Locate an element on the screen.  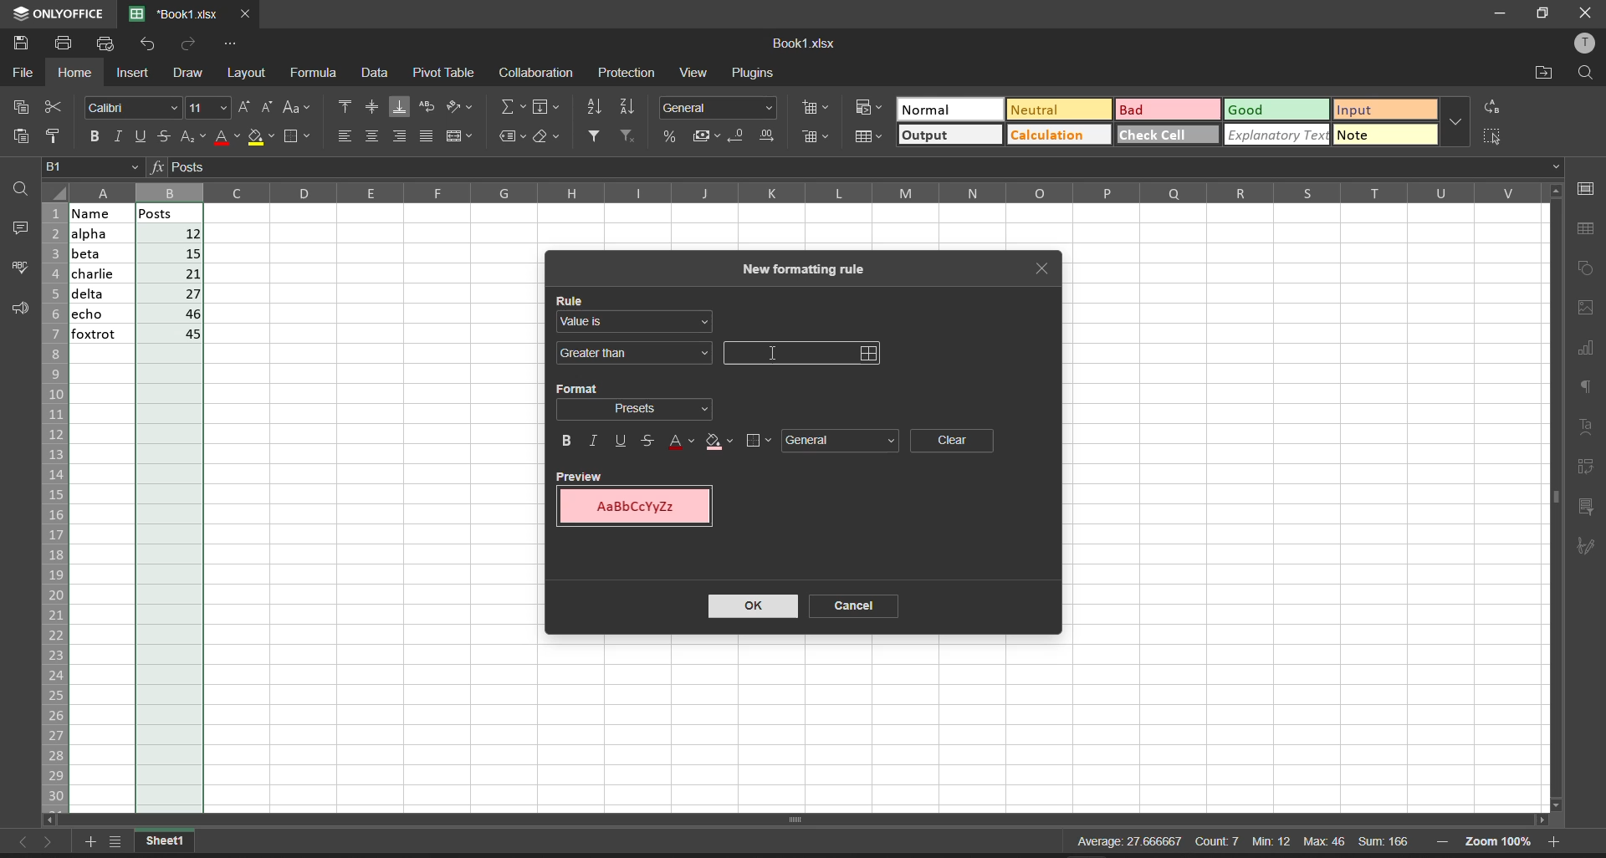
increment font size is located at coordinates (244, 100).